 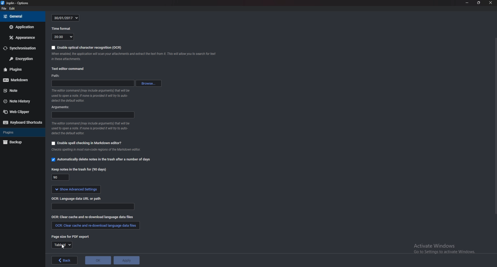 What do you see at coordinates (95, 225) in the screenshot?
I see `clear cache and redownload language data` at bounding box center [95, 225].